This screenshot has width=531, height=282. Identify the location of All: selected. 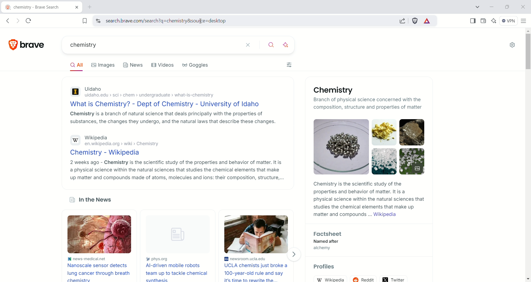
(76, 64).